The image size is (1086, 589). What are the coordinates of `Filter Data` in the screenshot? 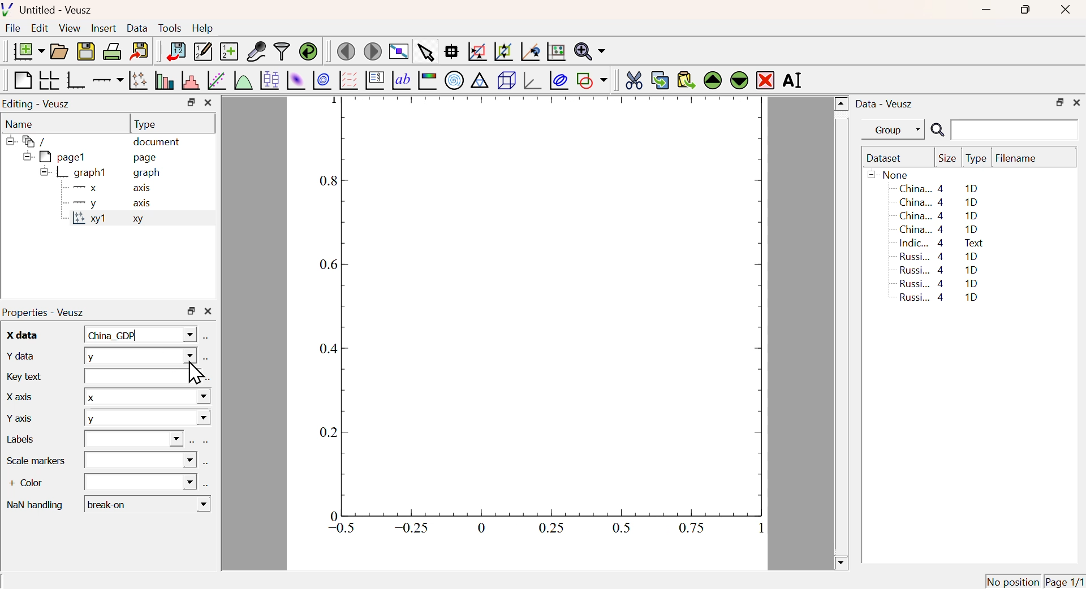 It's located at (282, 50).